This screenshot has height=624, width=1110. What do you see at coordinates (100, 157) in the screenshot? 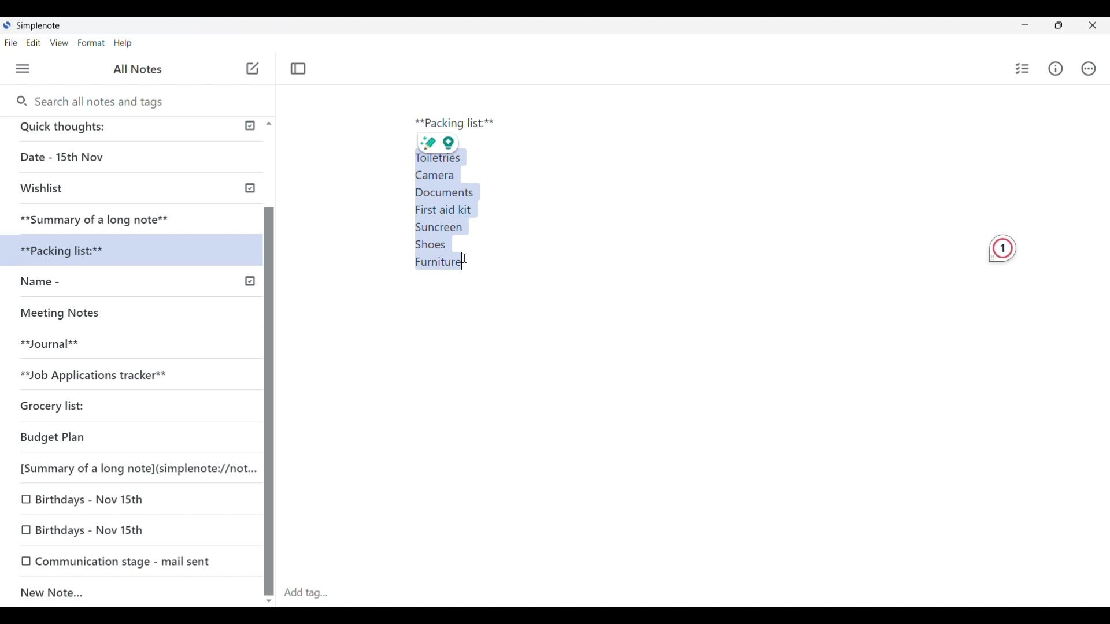
I see `Date - 15th Nov` at bounding box center [100, 157].